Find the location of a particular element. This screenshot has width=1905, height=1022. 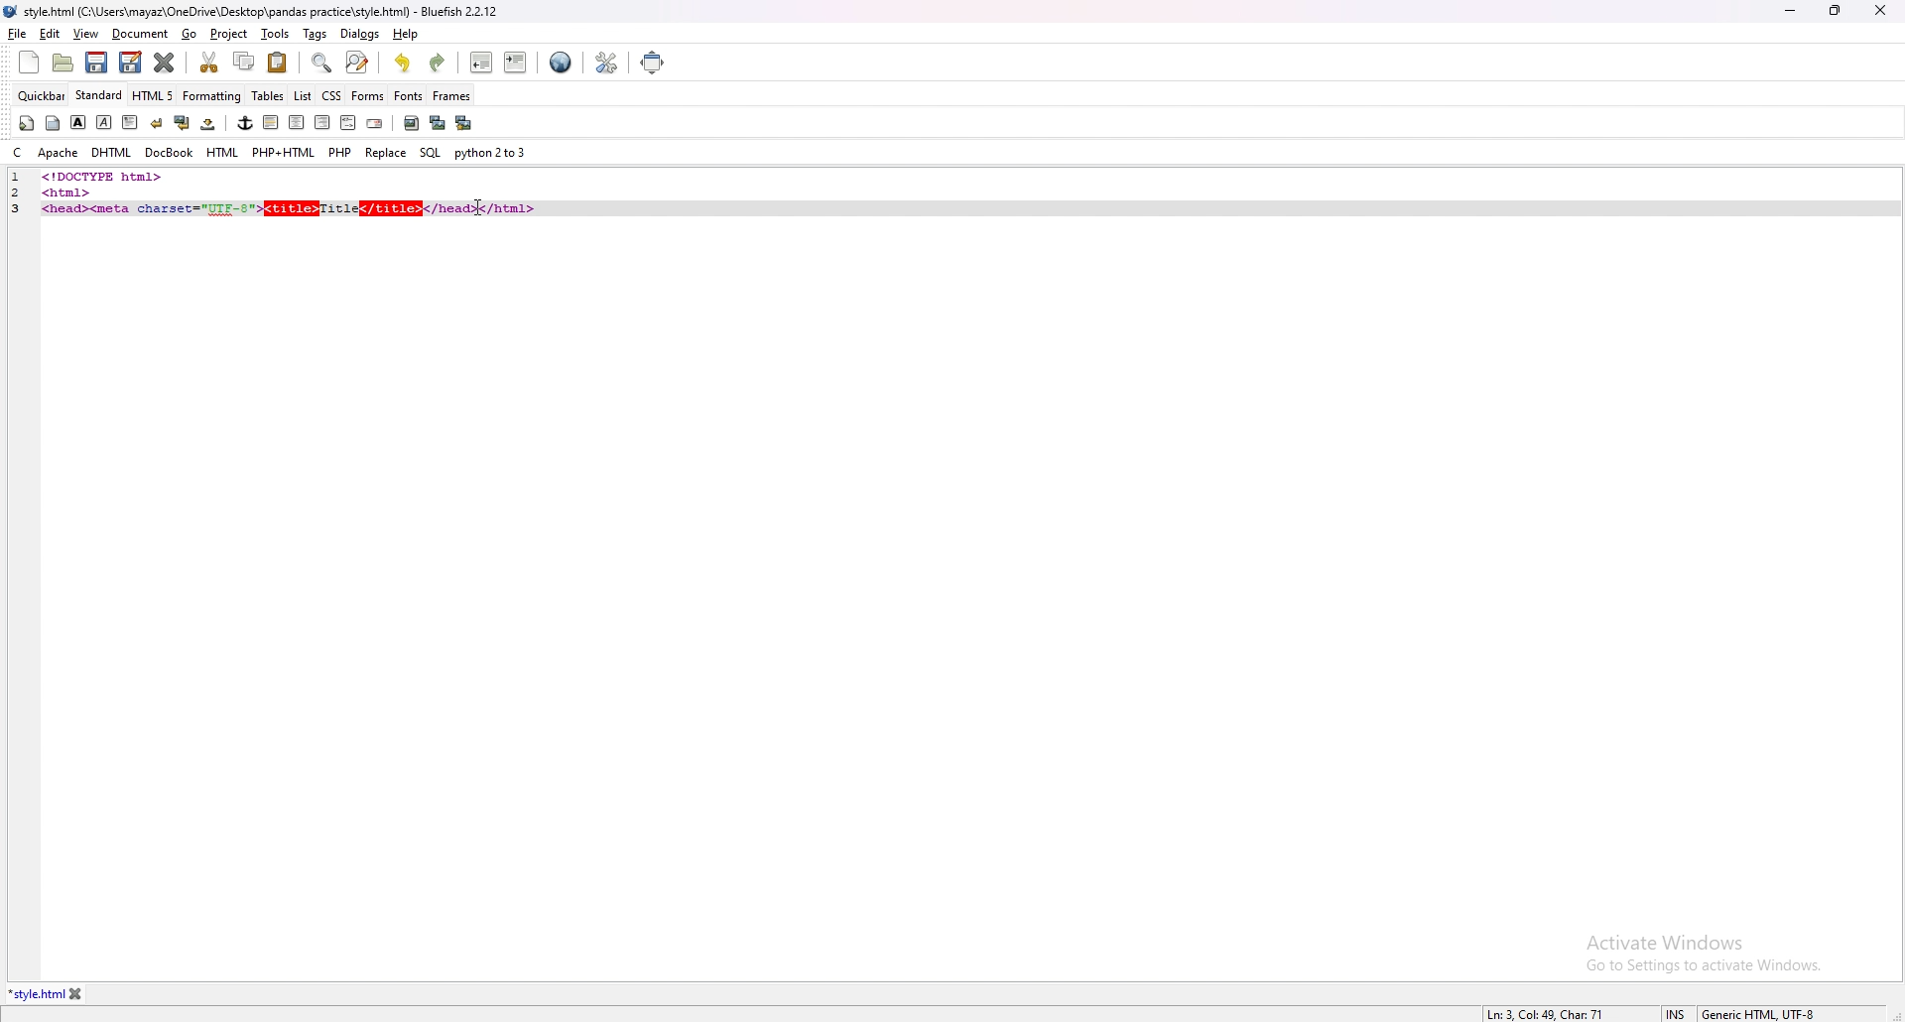

bold is located at coordinates (78, 122).